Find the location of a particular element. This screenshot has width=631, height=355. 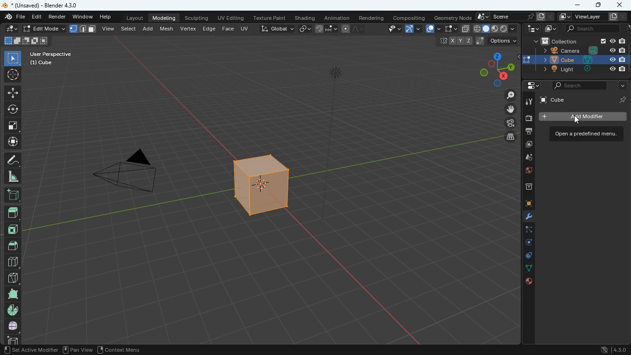

tecch is located at coordinates (532, 29).